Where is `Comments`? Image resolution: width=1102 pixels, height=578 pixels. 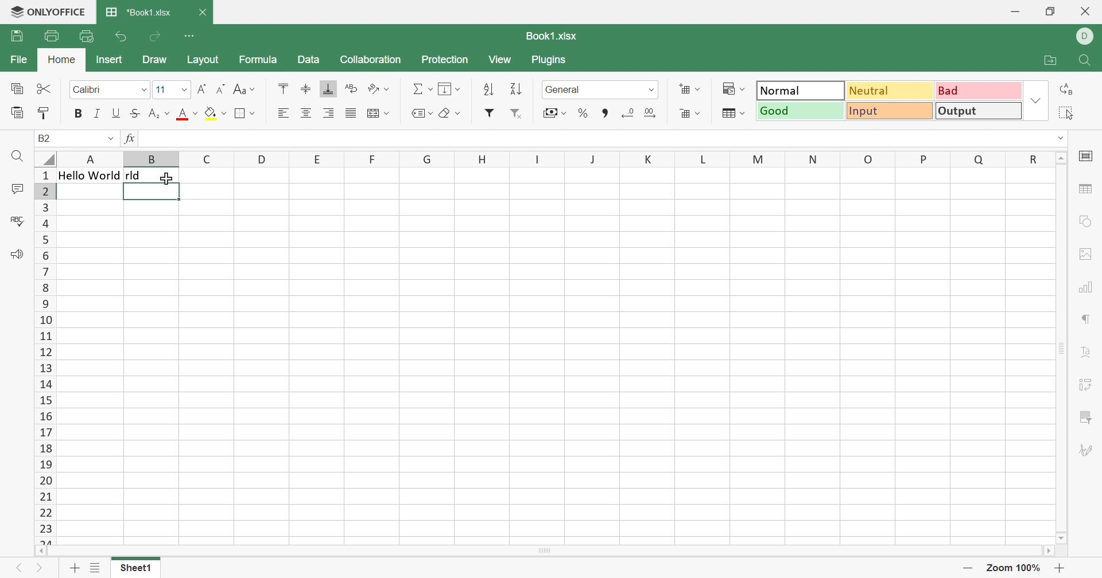 Comments is located at coordinates (17, 189).